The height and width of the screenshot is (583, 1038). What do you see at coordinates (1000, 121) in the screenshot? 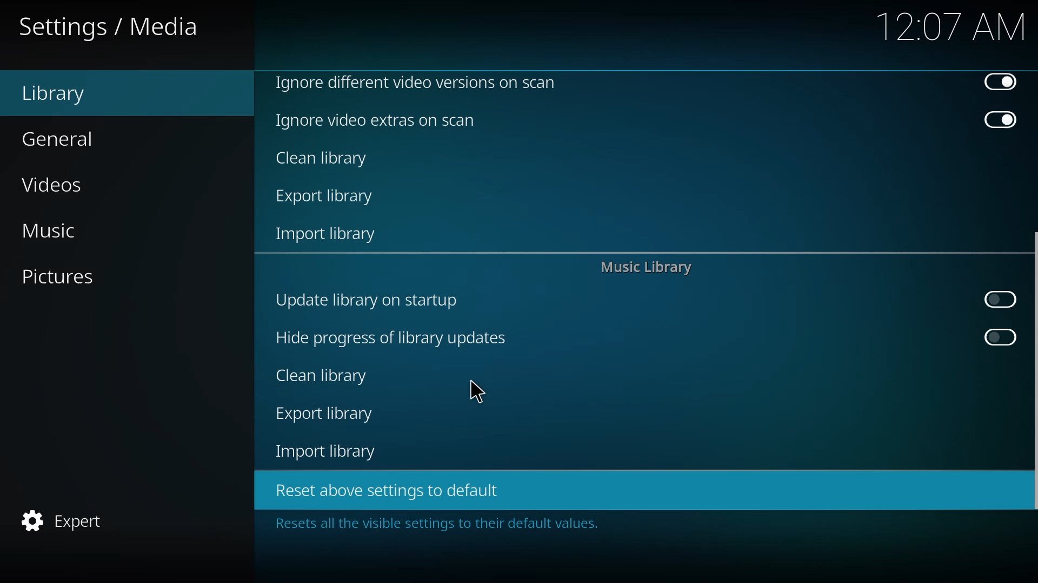
I see `disabled` at bounding box center [1000, 121].